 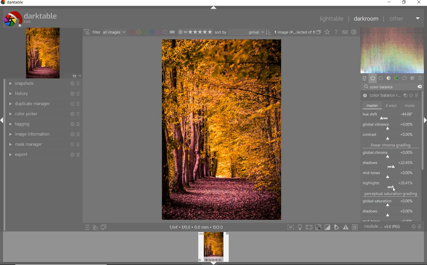 What do you see at coordinates (390, 136) in the screenshot?
I see `contrast` at bounding box center [390, 136].